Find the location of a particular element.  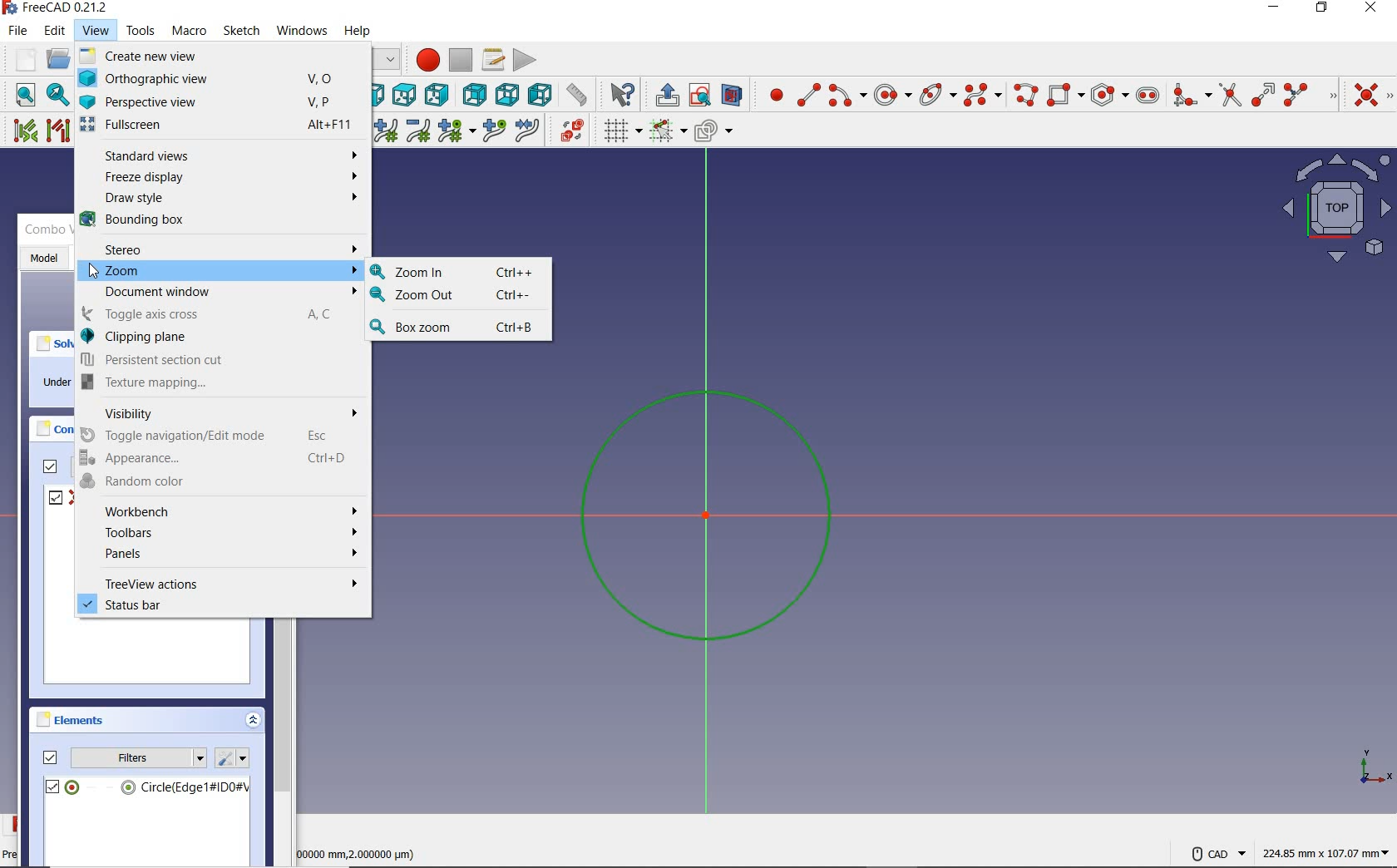

macro is located at coordinates (189, 31).